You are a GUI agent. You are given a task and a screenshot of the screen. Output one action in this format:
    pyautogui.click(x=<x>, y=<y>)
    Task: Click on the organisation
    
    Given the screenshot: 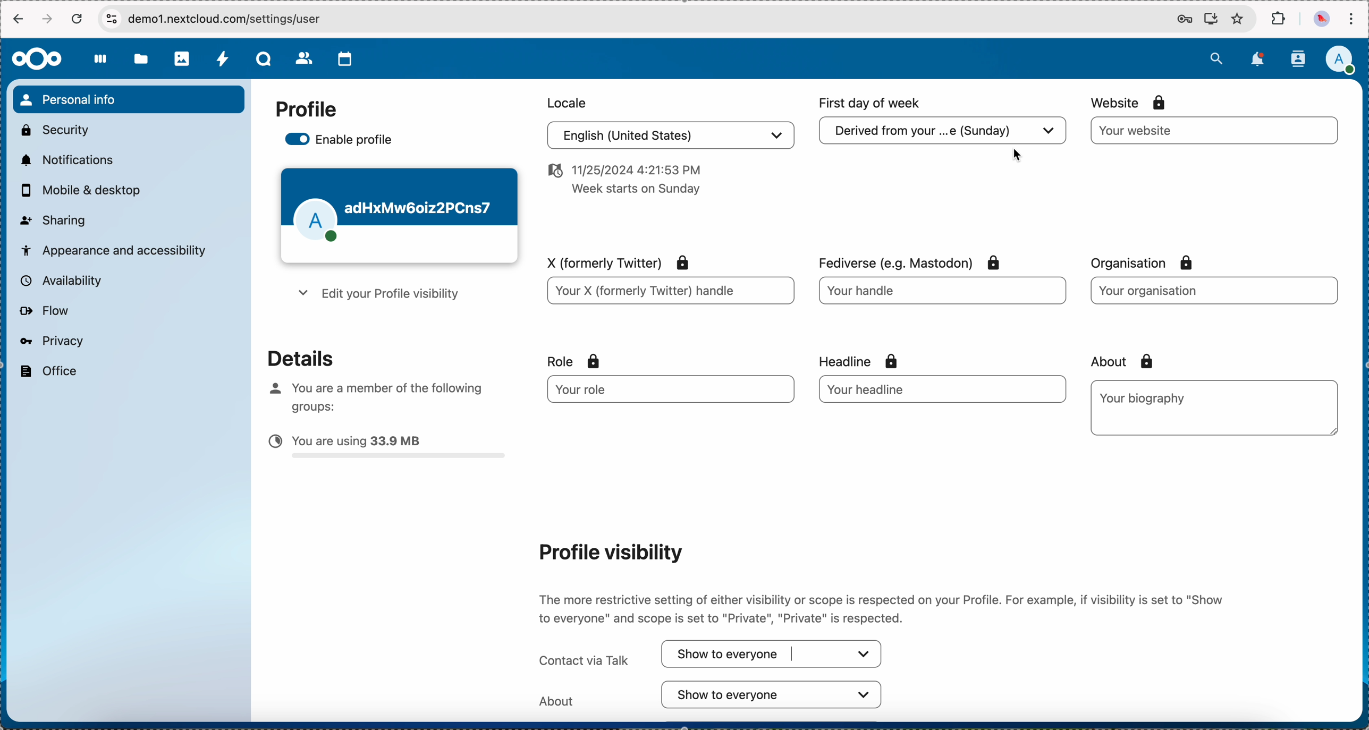 What is the action you would take?
    pyautogui.click(x=1212, y=290)
    